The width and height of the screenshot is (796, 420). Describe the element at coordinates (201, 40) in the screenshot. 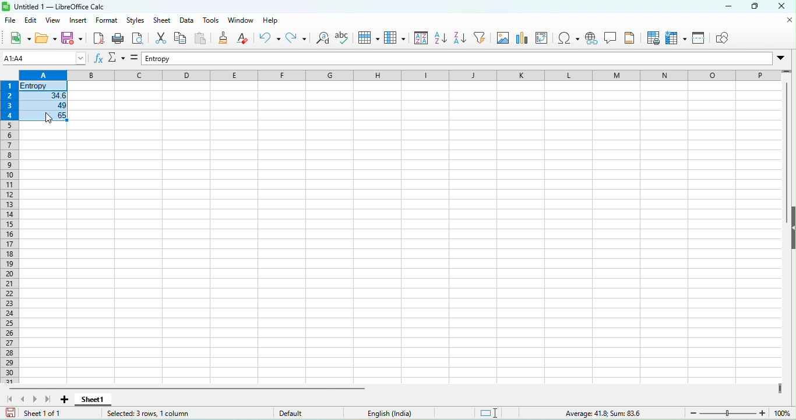

I see `paste` at that location.